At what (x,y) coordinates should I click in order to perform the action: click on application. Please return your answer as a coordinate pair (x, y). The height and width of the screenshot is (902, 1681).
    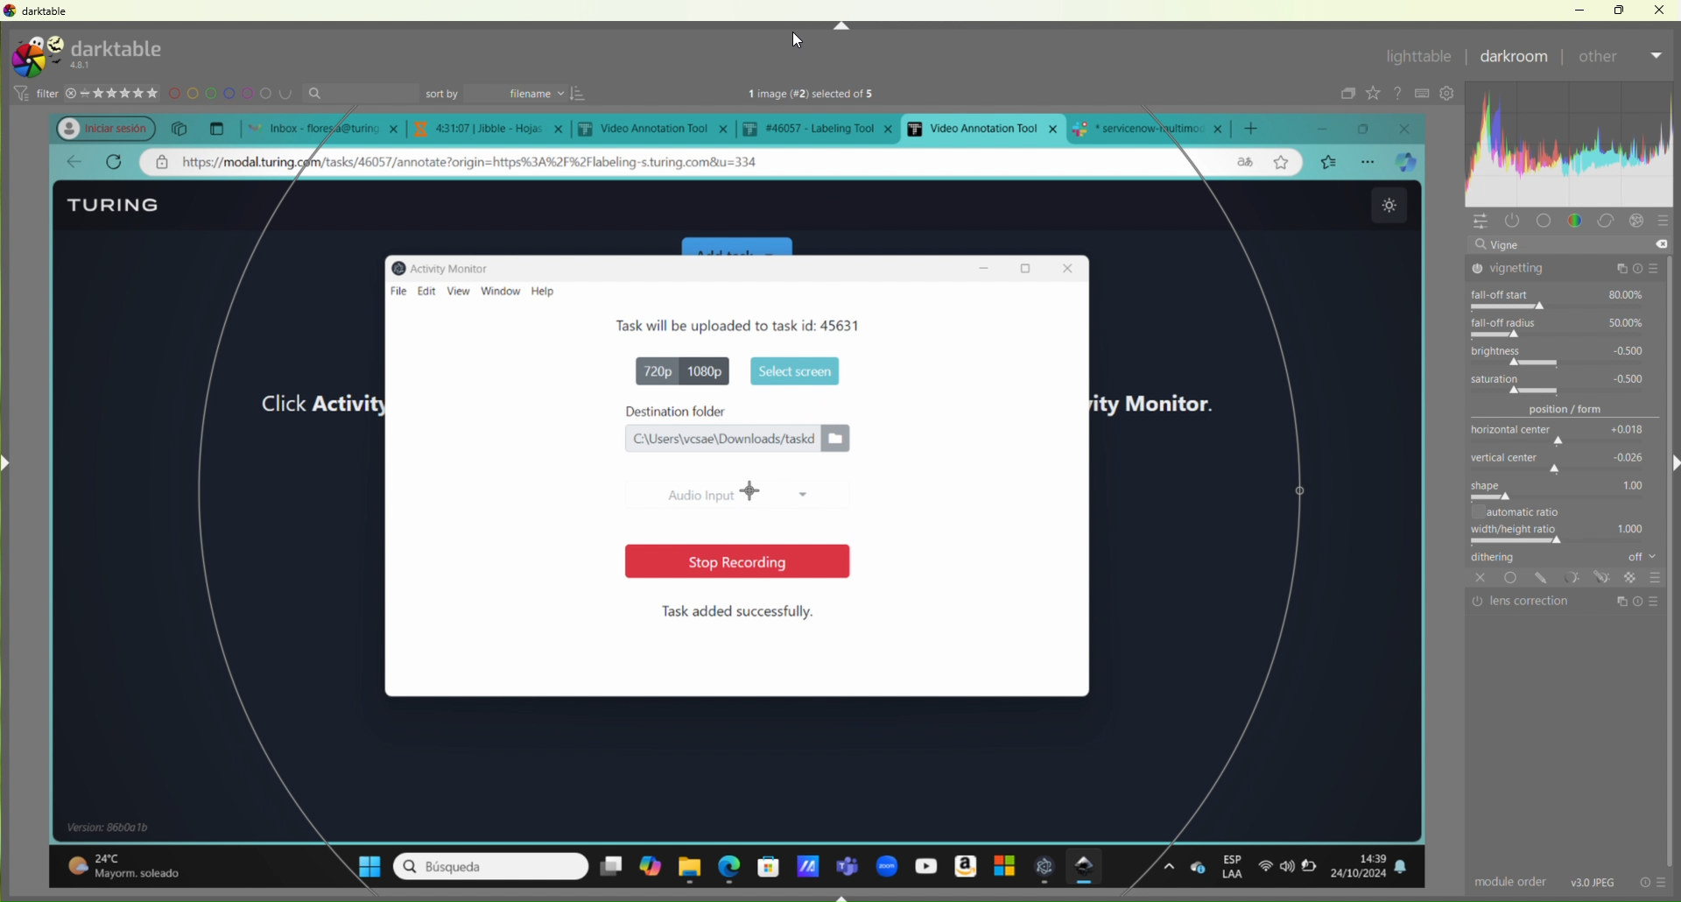
    Looking at the image, I should click on (806, 862).